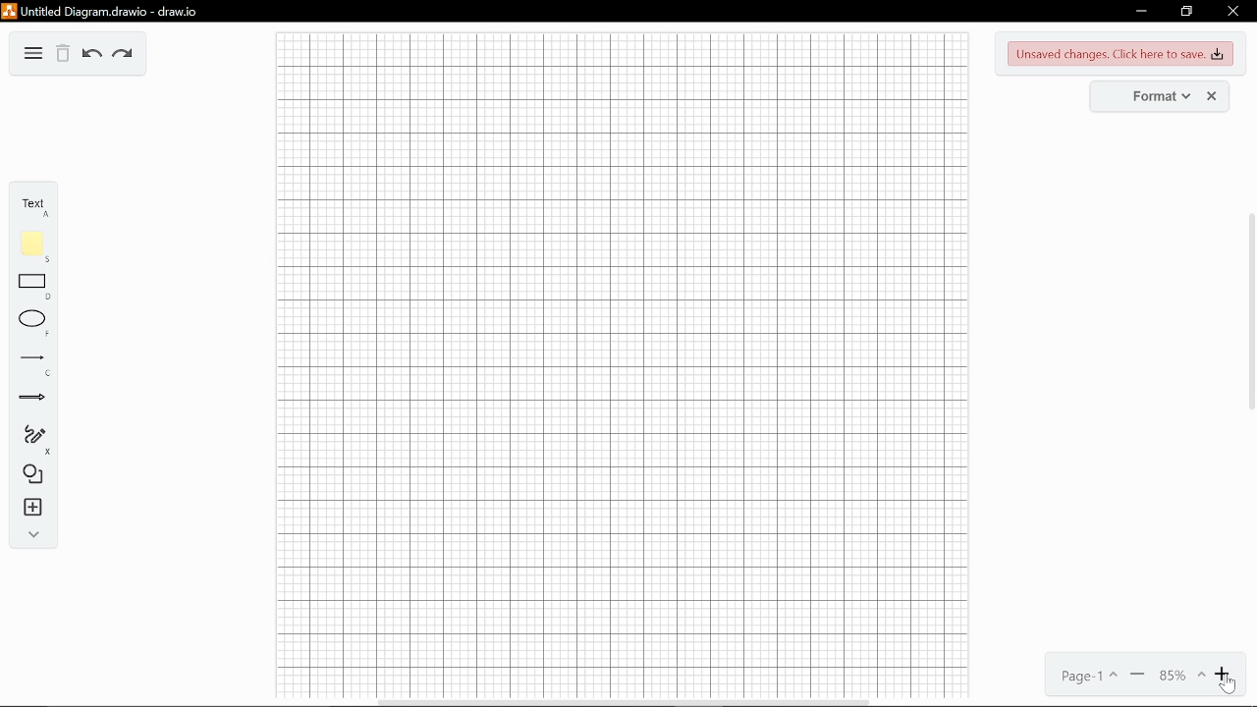 This screenshot has width=1257, height=707. Describe the element at coordinates (65, 54) in the screenshot. I see `delete` at that location.